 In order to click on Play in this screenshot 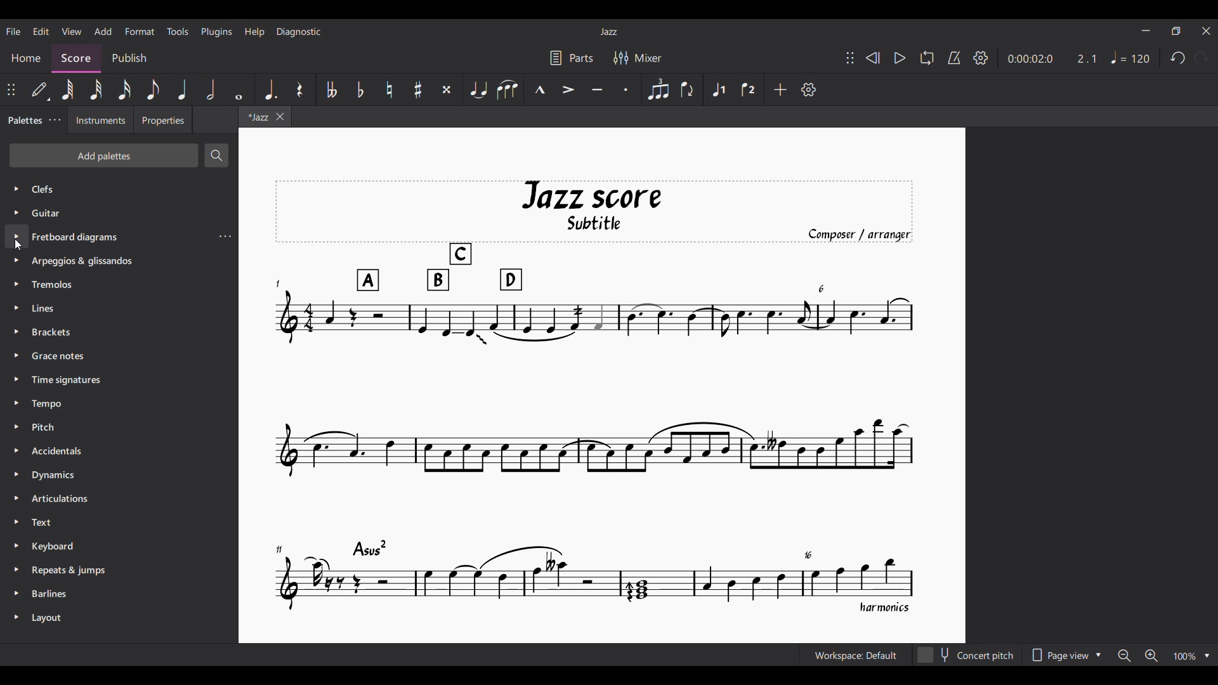, I will do `click(901, 58)`.